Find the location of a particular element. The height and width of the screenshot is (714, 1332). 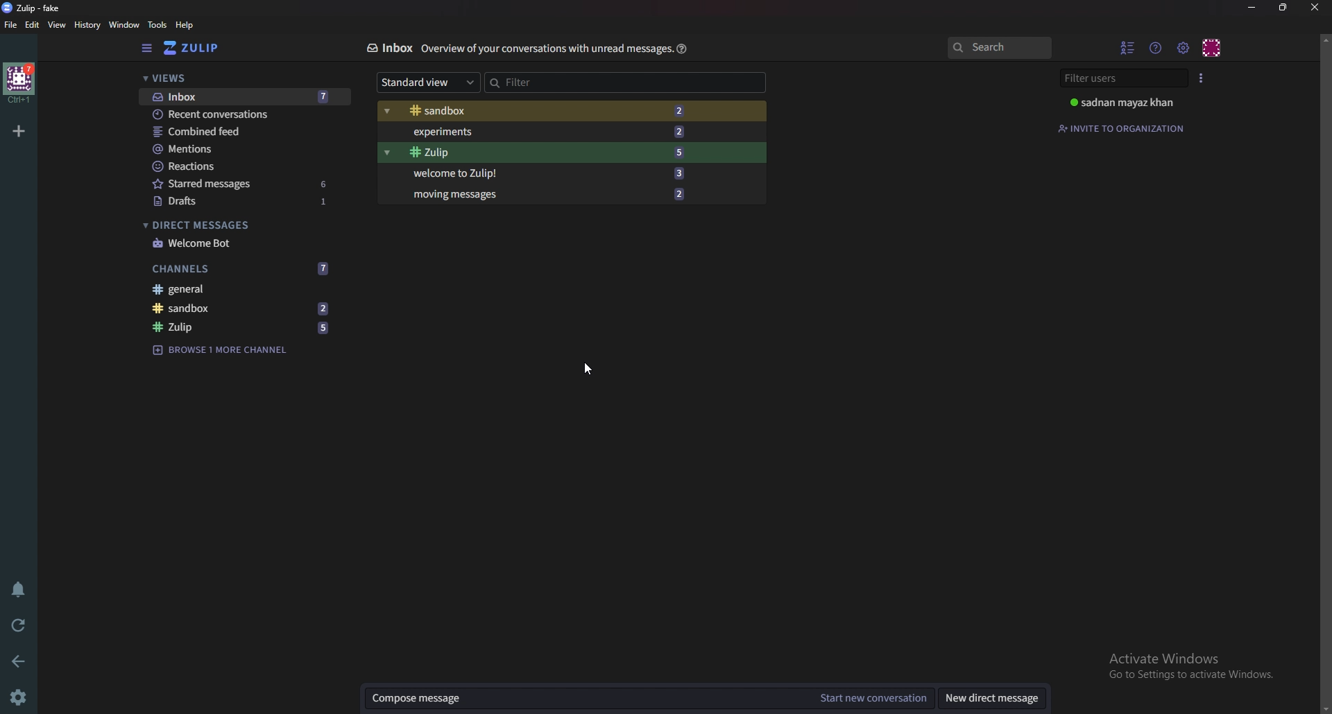

Inbox is located at coordinates (391, 48).